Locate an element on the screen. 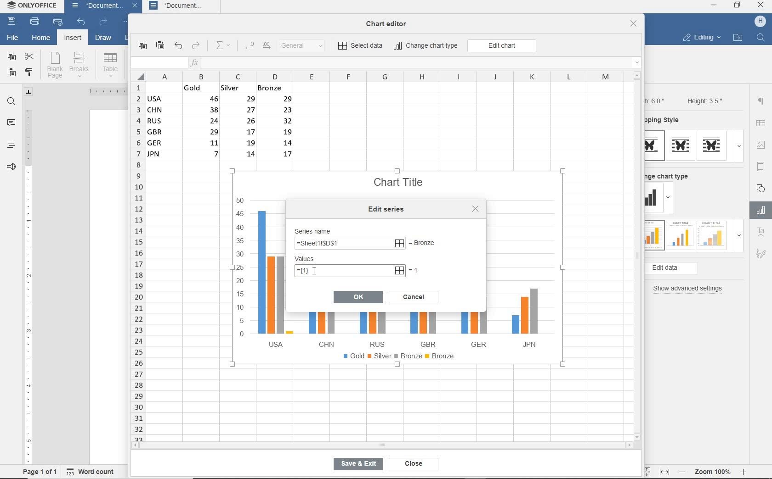  scroll right is located at coordinates (631, 446).